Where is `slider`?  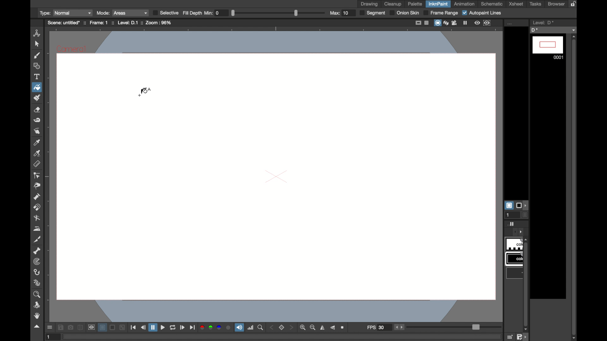
slider is located at coordinates (454, 327).